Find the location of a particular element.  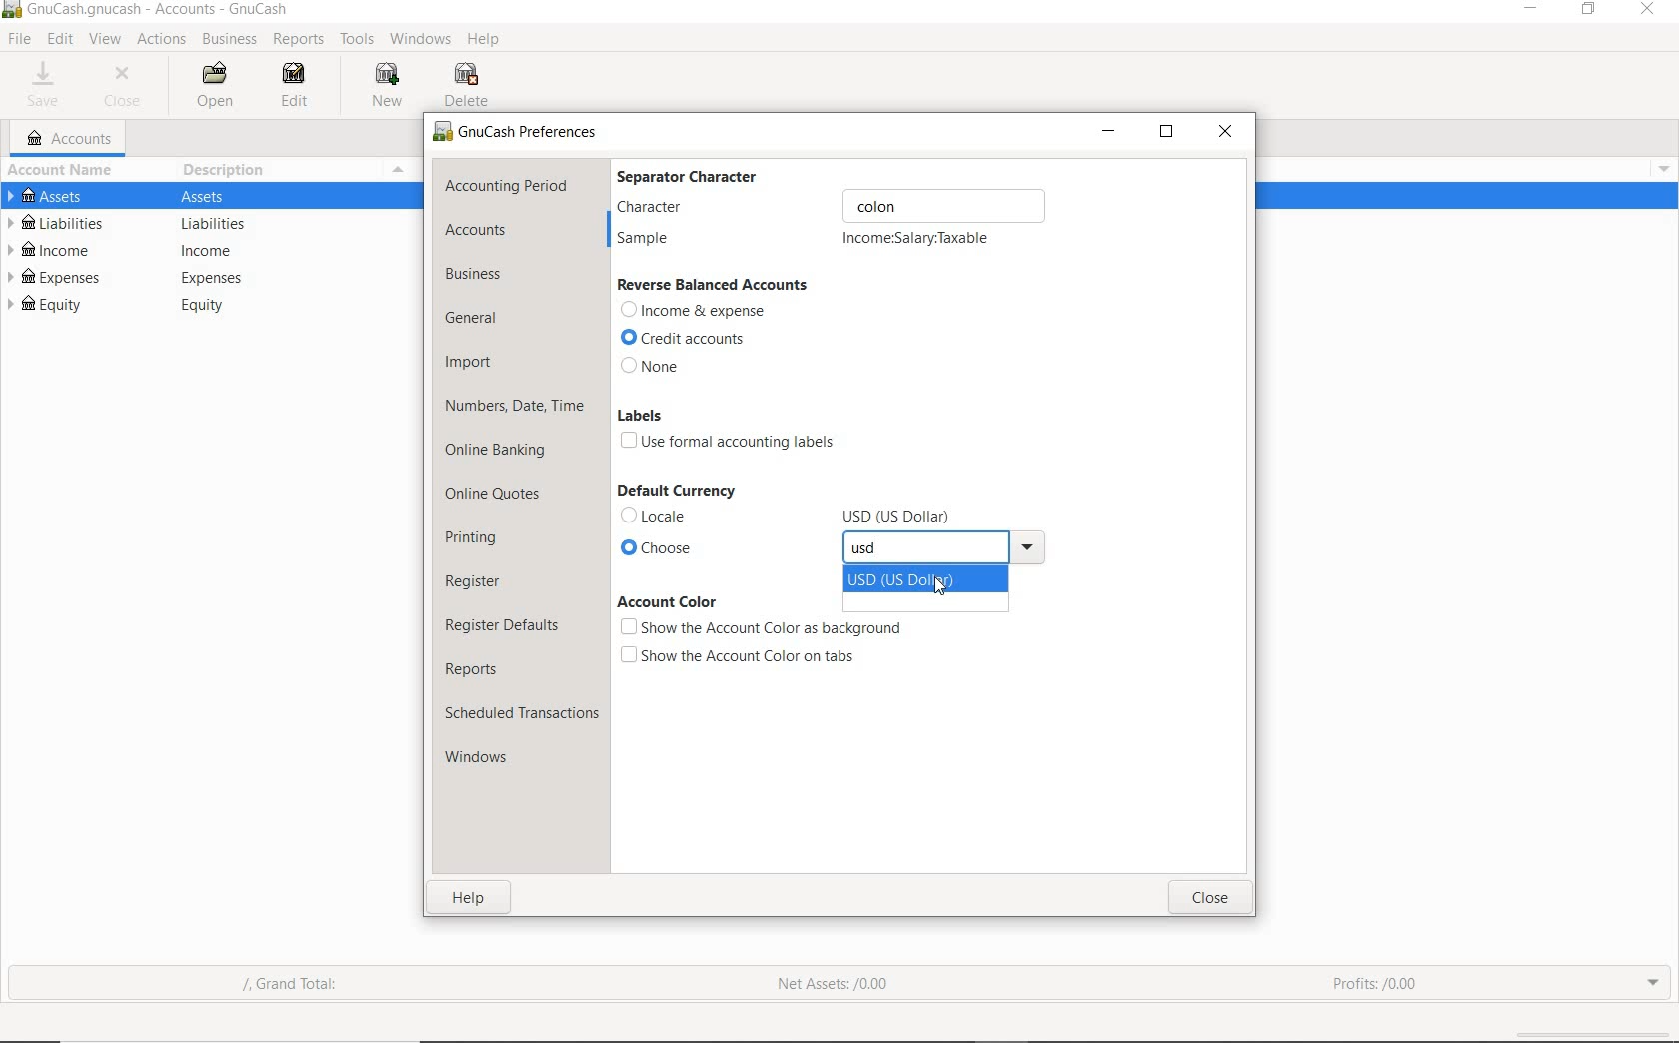

show the account color as background is located at coordinates (761, 628).